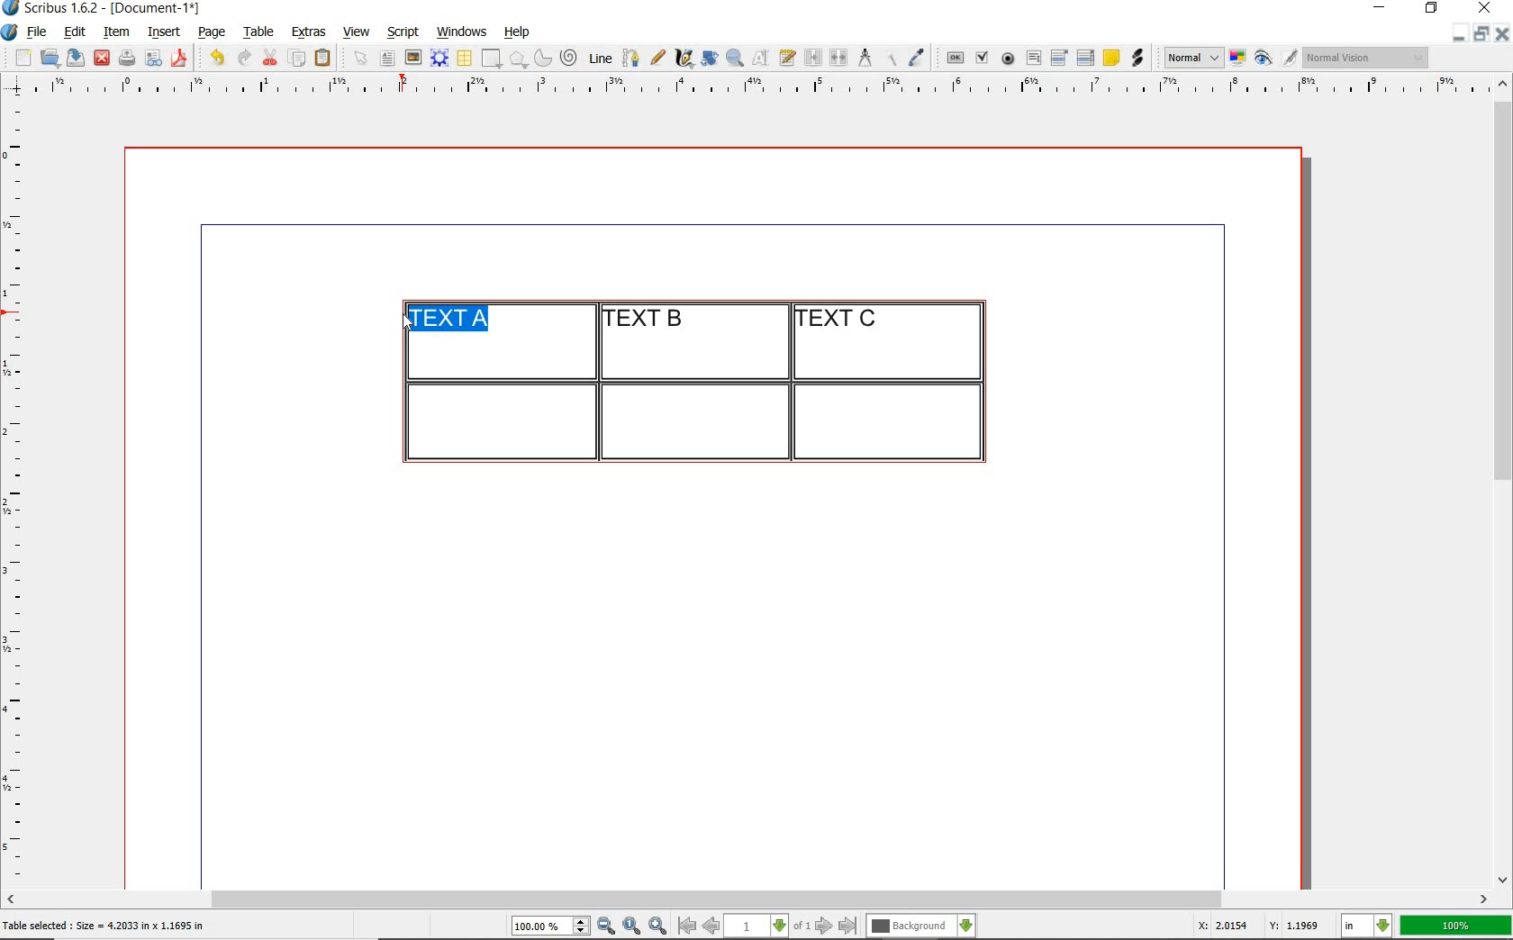 The image size is (1513, 940). What do you see at coordinates (598, 58) in the screenshot?
I see `line` at bounding box center [598, 58].